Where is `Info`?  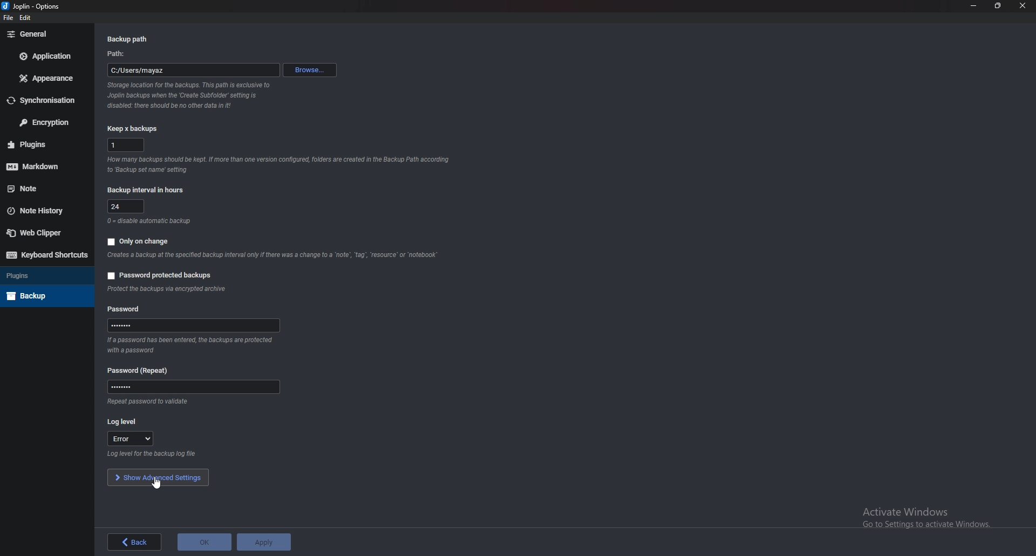
Info is located at coordinates (188, 344).